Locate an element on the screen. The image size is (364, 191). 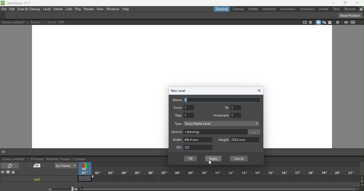
Height is located at coordinates (238, 140).